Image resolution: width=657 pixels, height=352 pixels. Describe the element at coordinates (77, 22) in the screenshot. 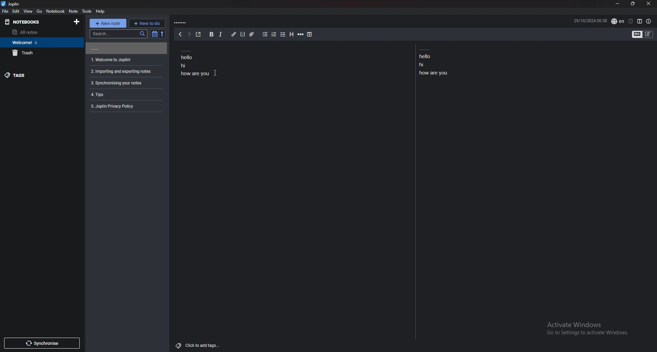

I see `new notebook` at that location.